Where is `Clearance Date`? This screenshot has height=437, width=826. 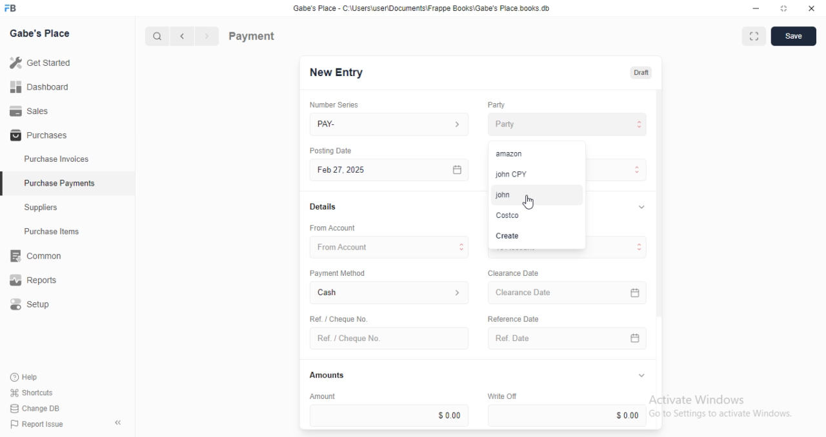 Clearance Date is located at coordinates (569, 293).